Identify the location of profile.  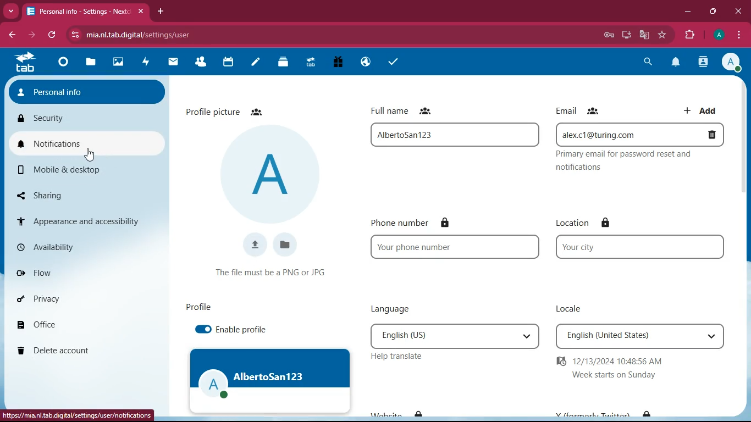
(719, 35).